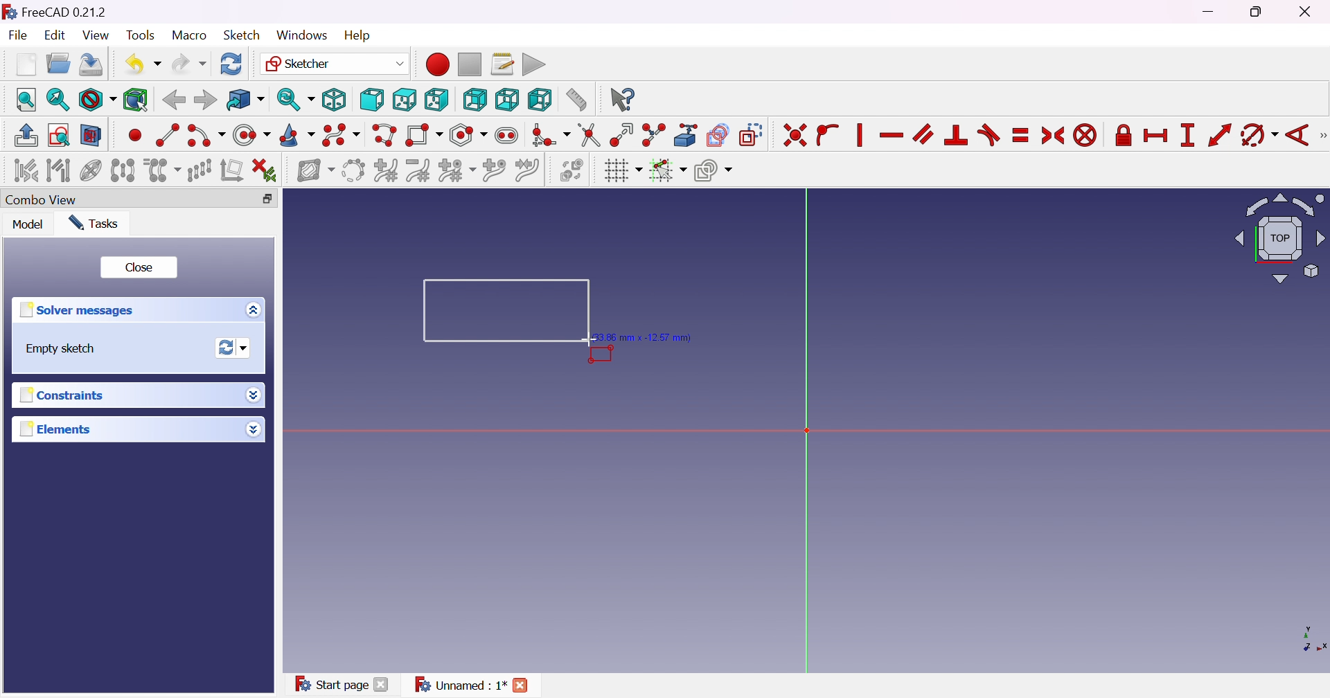 Image resolution: width=1330 pixels, height=698 pixels. Describe the element at coordinates (253, 429) in the screenshot. I see `More options` at that location.